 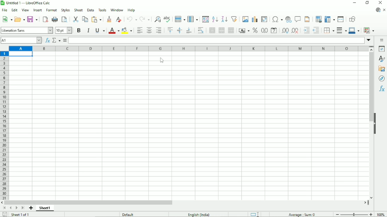 What do you see at coordinates (144, 19) in the screenshot?
I see `Redo` at bounding box center [144, 19].